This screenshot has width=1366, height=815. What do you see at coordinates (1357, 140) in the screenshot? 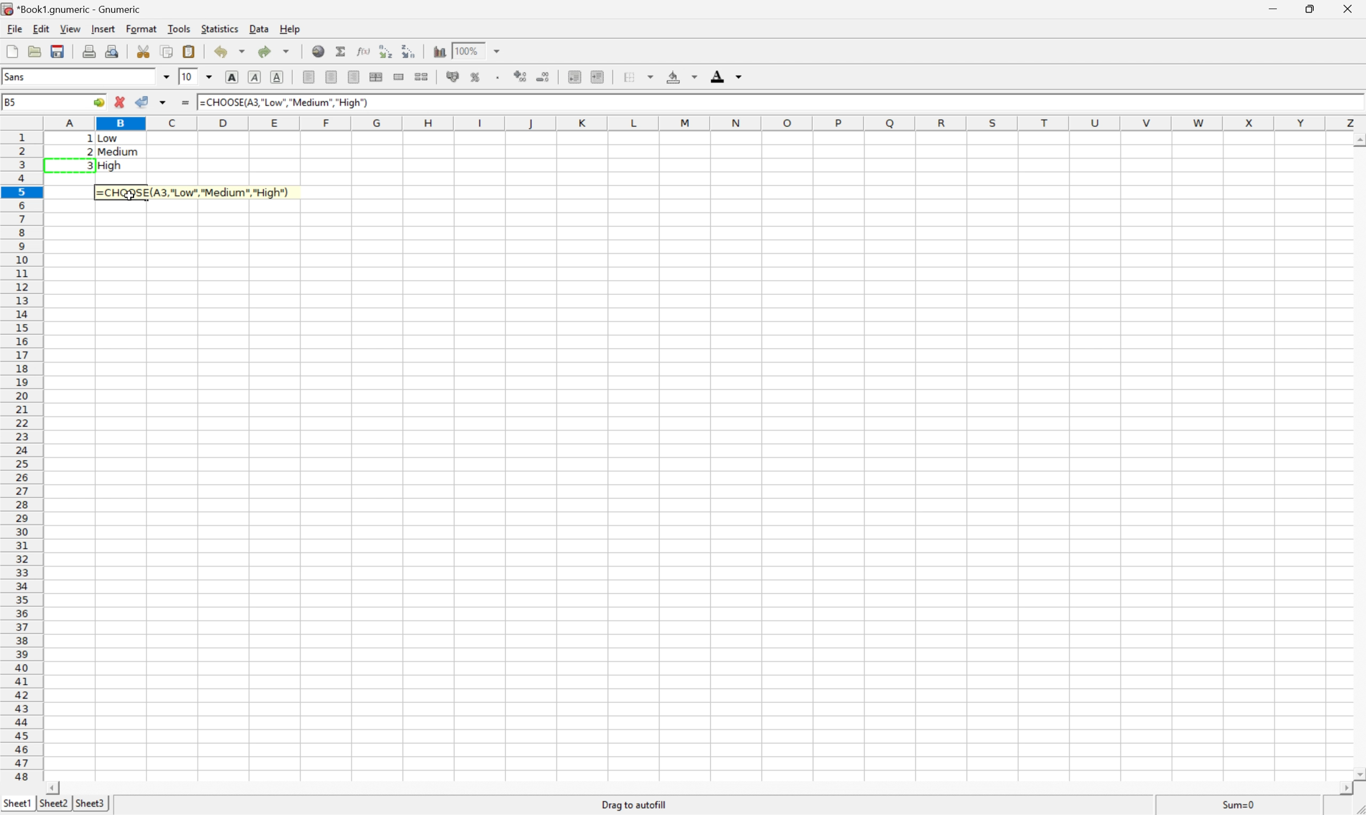
I see `Scroll Up` at bounding box center [1357, 140].